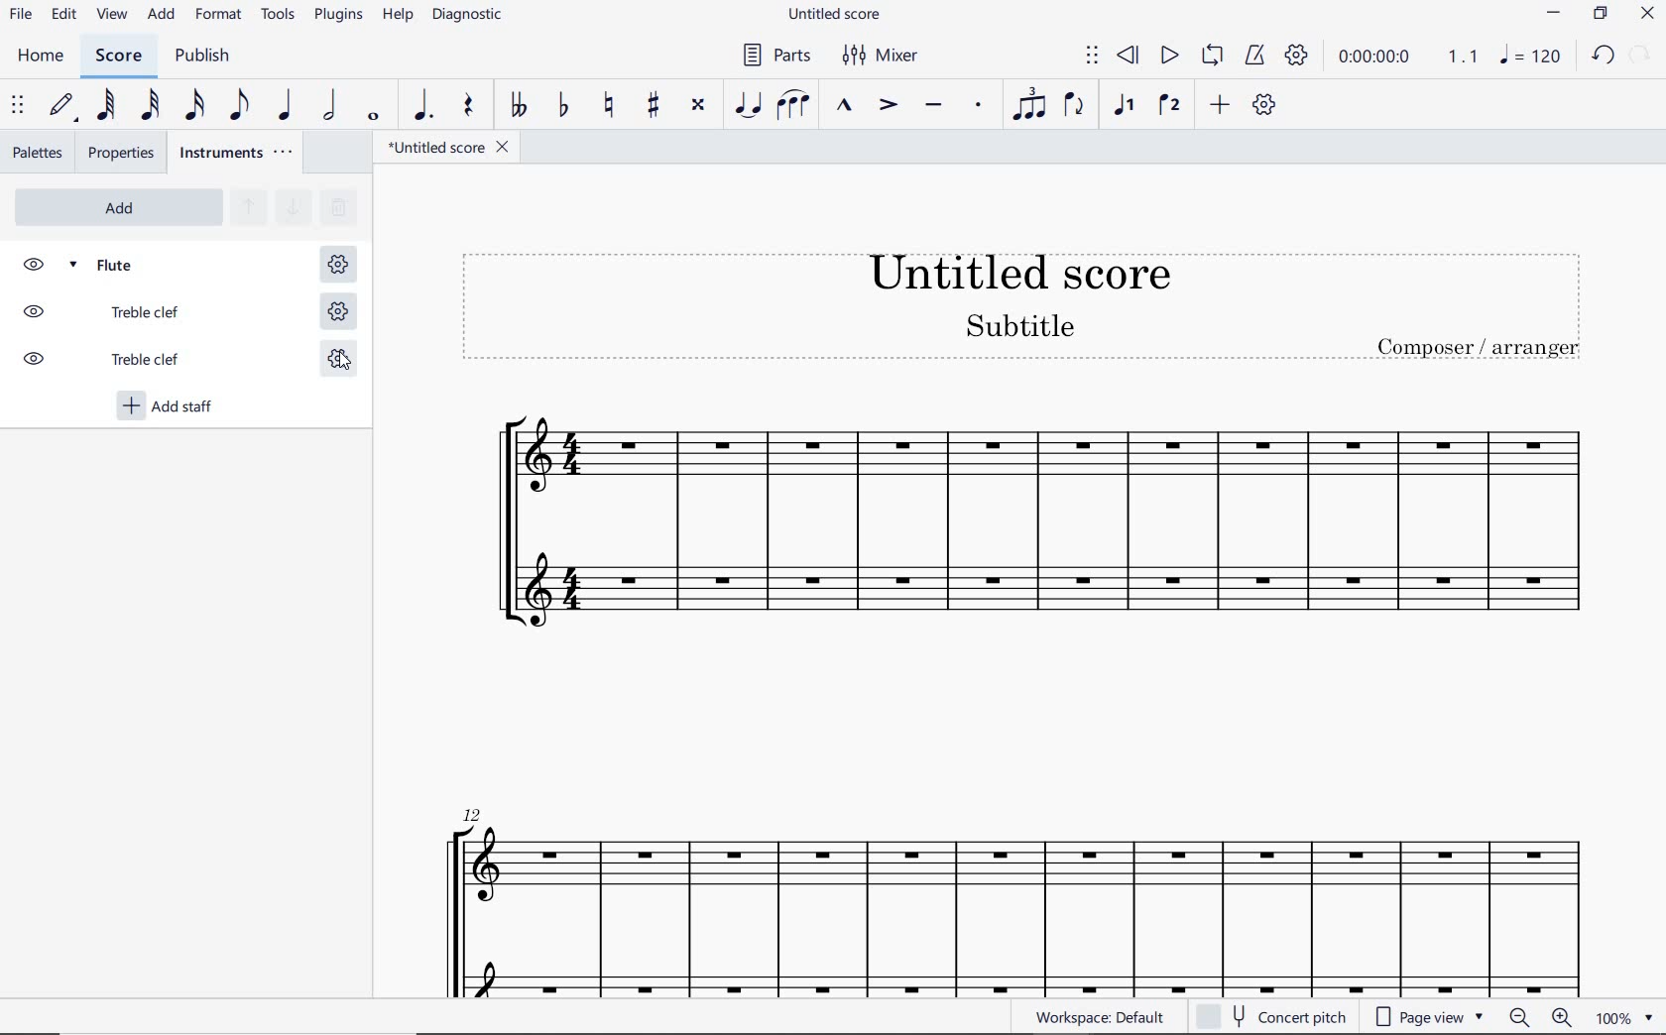 This screenshot has width=1666, height=1035. What do you see at coordinates (18, 108) in the screenshot?
I see `SELECT TO MOVE` at bounding box center [18, 108].